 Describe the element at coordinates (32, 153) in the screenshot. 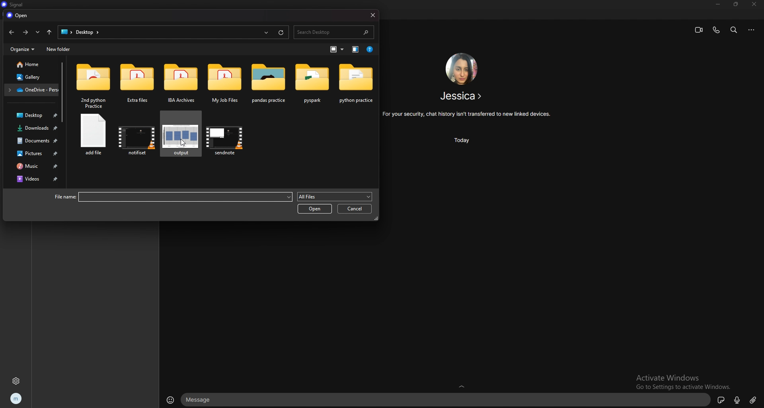

I see `pictures` at that location.